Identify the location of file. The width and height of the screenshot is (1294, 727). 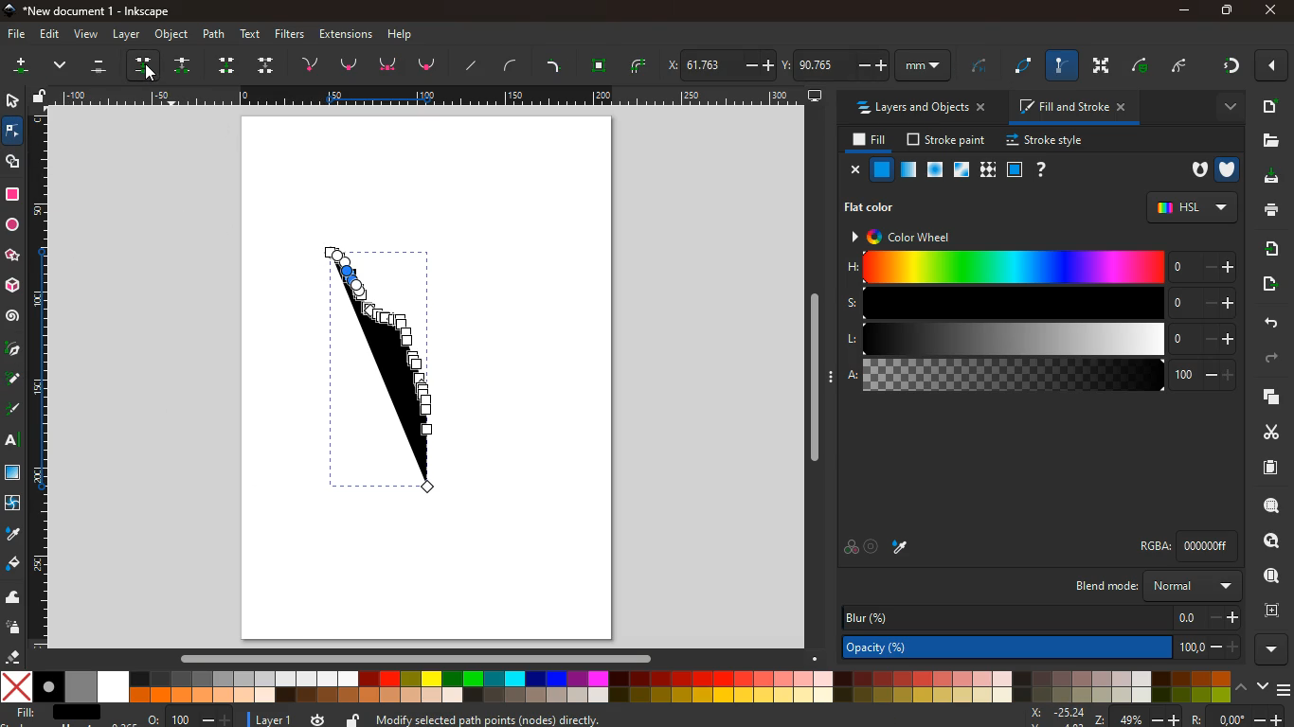
(15, 35).